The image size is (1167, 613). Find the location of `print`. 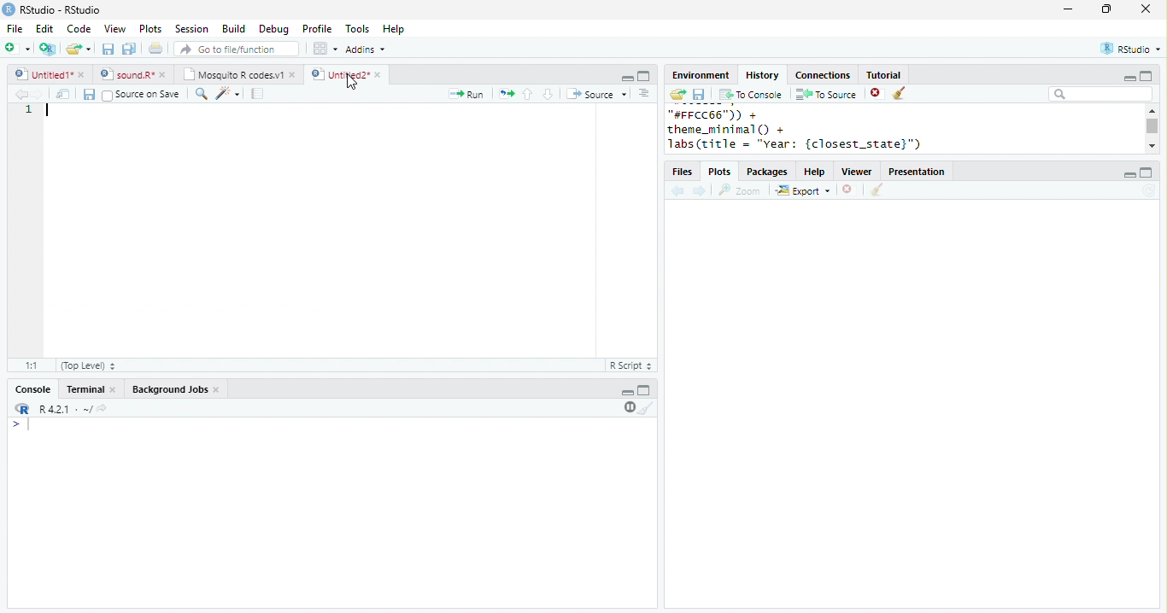

print is located at coordinates (156, 48).